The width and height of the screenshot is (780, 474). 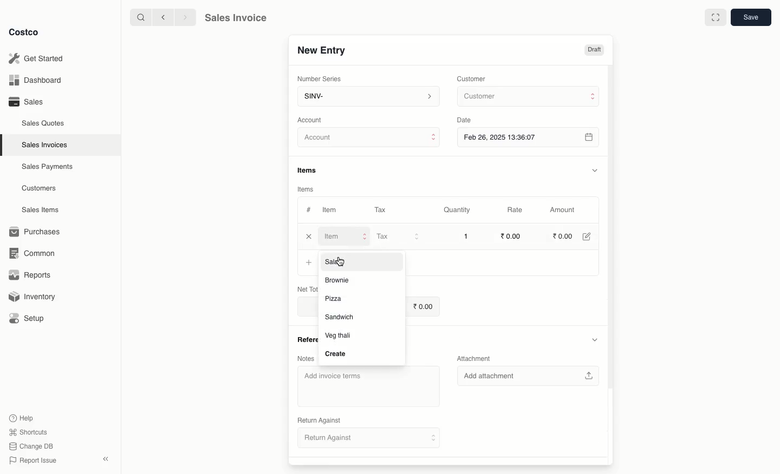 I want to click on Report Issue, so click(x=31, y=460).